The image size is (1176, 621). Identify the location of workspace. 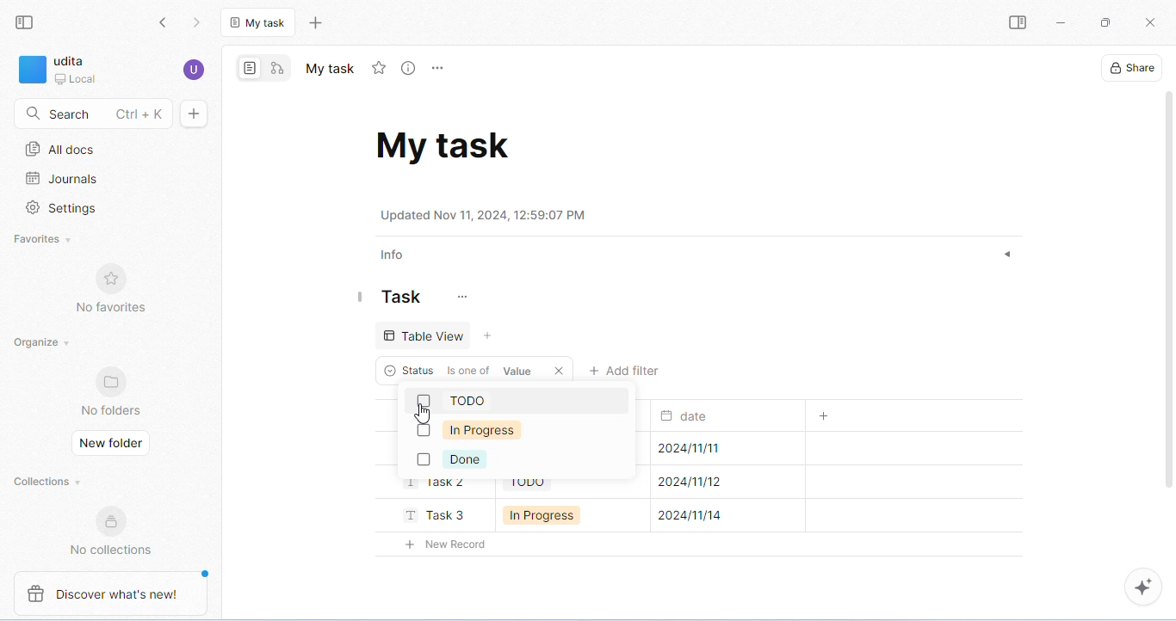
(58, 71).